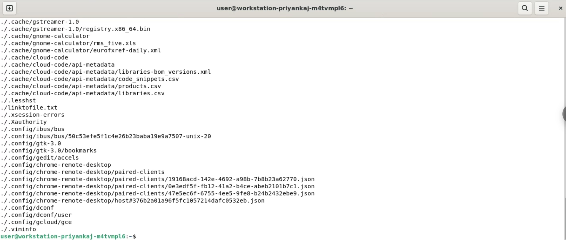 This screenshot has width=566, height=240. Describe the element at coordinates (542, 8) in the screenshot. I see `menu` at that location.